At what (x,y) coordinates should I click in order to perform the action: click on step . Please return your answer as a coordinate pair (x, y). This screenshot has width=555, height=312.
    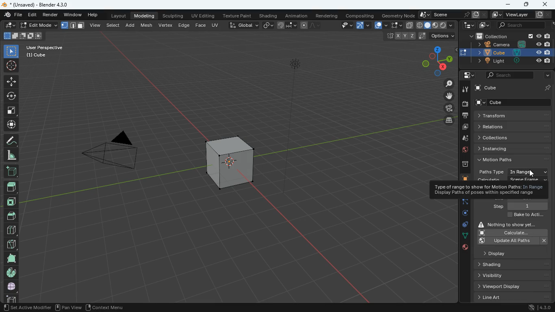
    Looking at the image, I should click on (520, 206).